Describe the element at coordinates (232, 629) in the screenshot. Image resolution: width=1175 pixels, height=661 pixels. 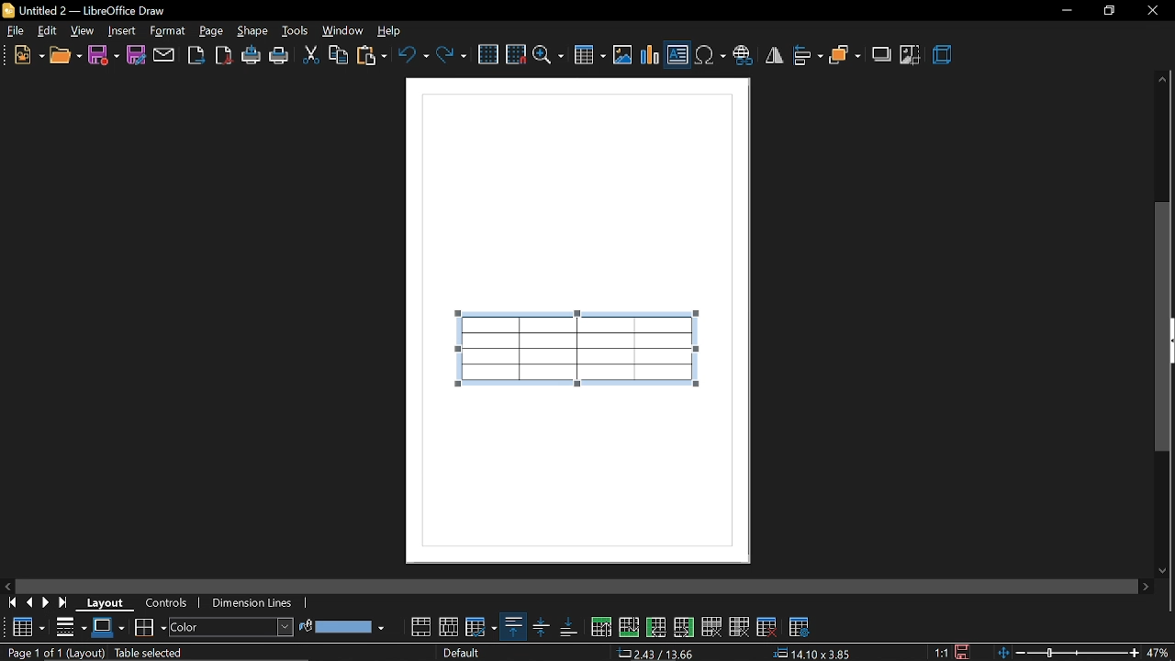
I see `area style` at that location.